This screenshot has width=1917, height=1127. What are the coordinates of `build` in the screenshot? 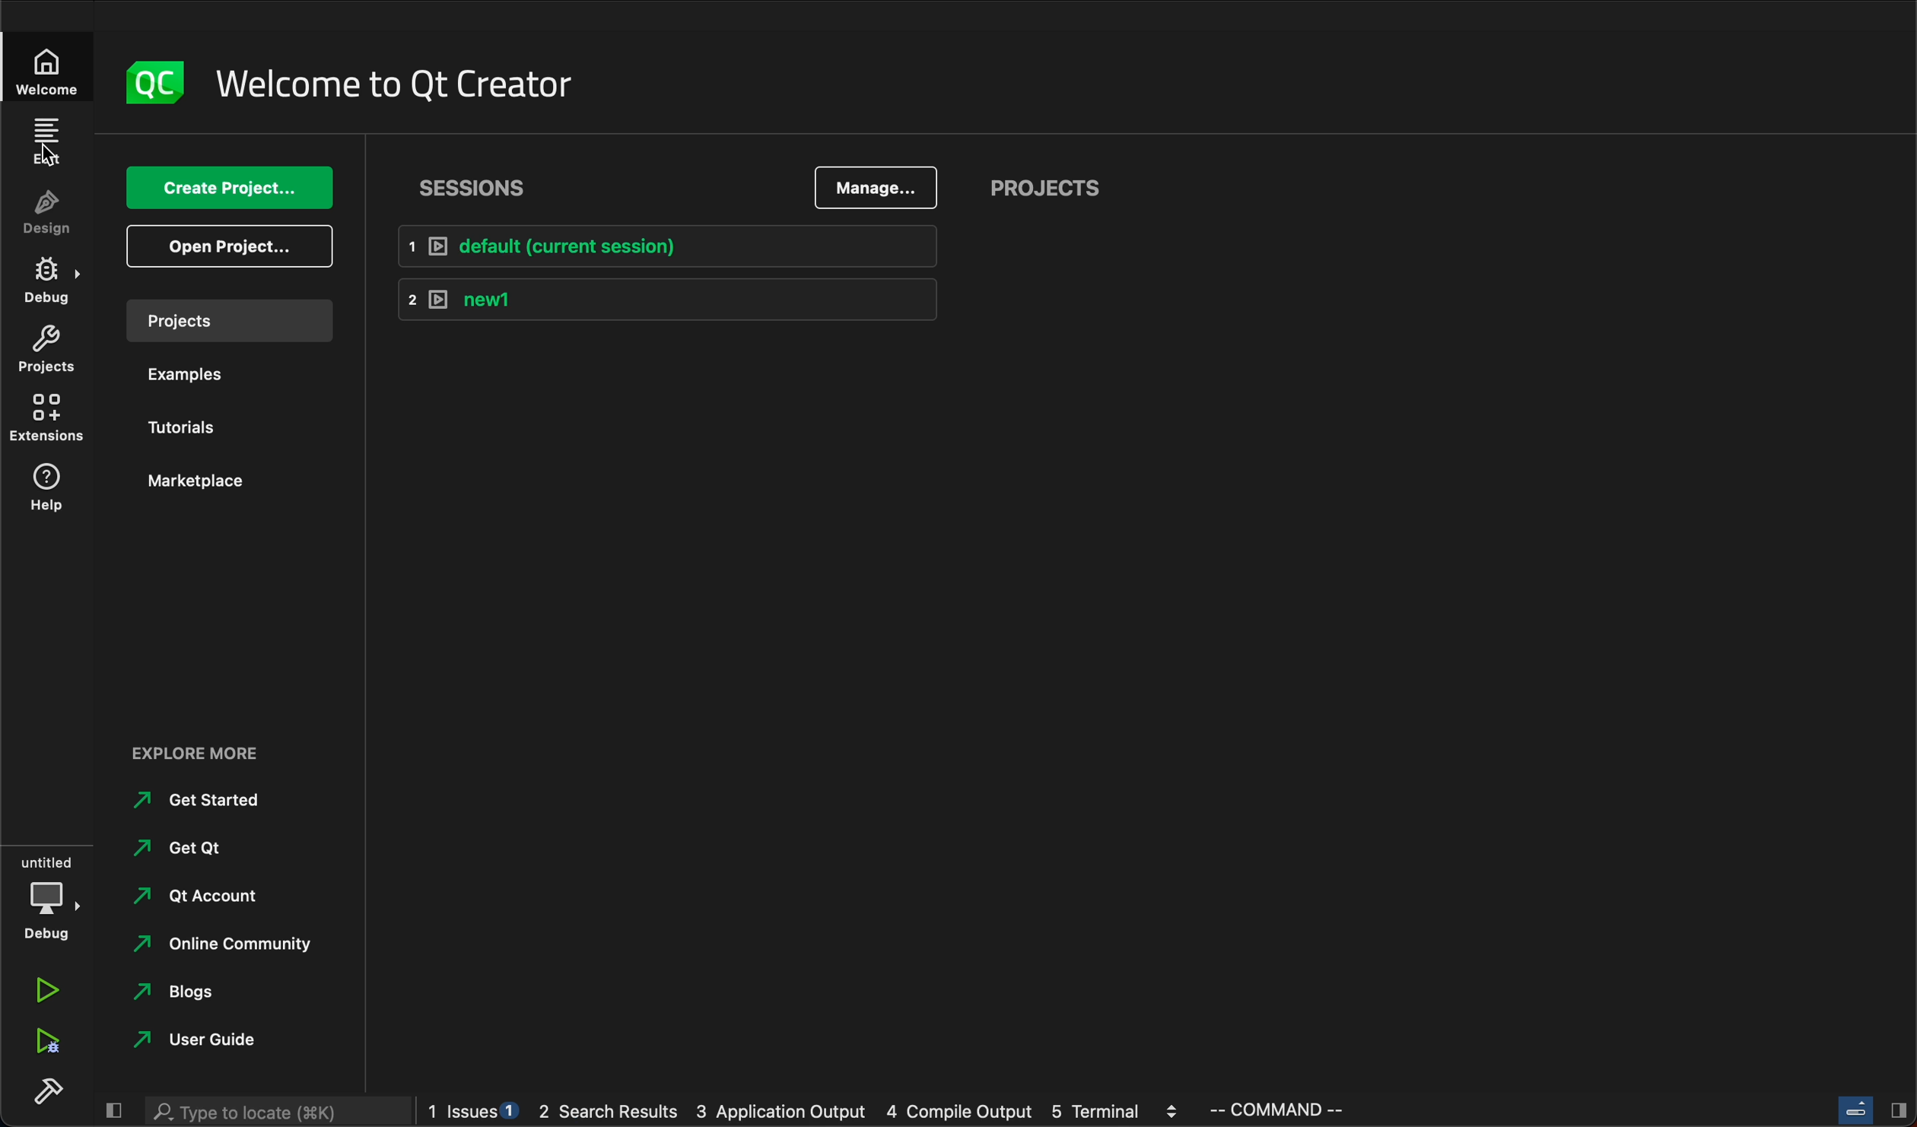 It's located at (45, 1094).